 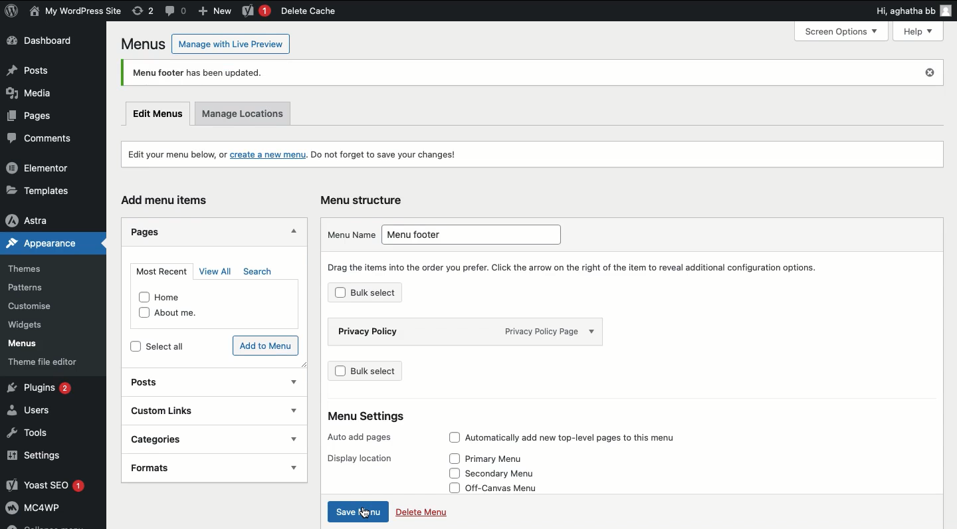 What do you see at coordinates (449, 458) in the screenshot?
I see `checkbox` at bounding box center [449, 458].